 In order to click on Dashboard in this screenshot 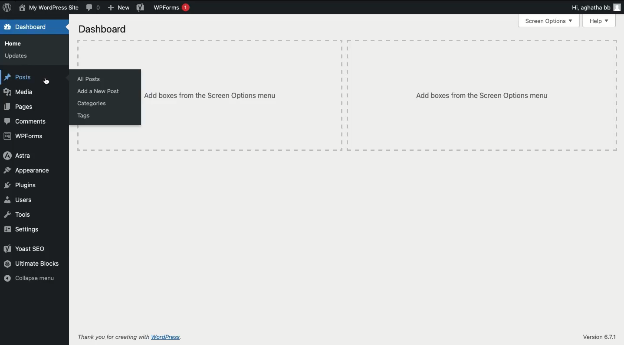, I will do `click(26, 27)`.